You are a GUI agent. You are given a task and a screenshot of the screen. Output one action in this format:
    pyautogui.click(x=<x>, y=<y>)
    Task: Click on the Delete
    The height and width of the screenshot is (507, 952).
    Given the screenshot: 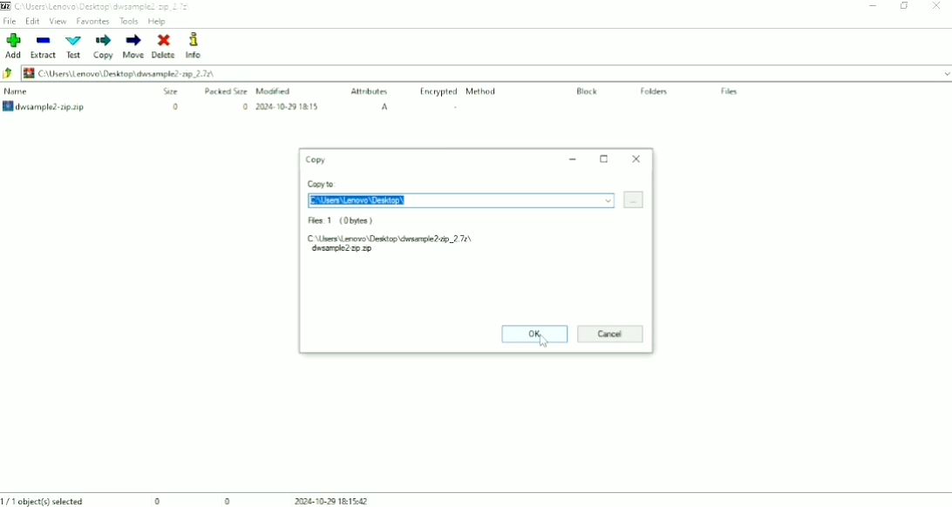 What is the action you would take?
    pyautogui.click(x=163, y=46)
    